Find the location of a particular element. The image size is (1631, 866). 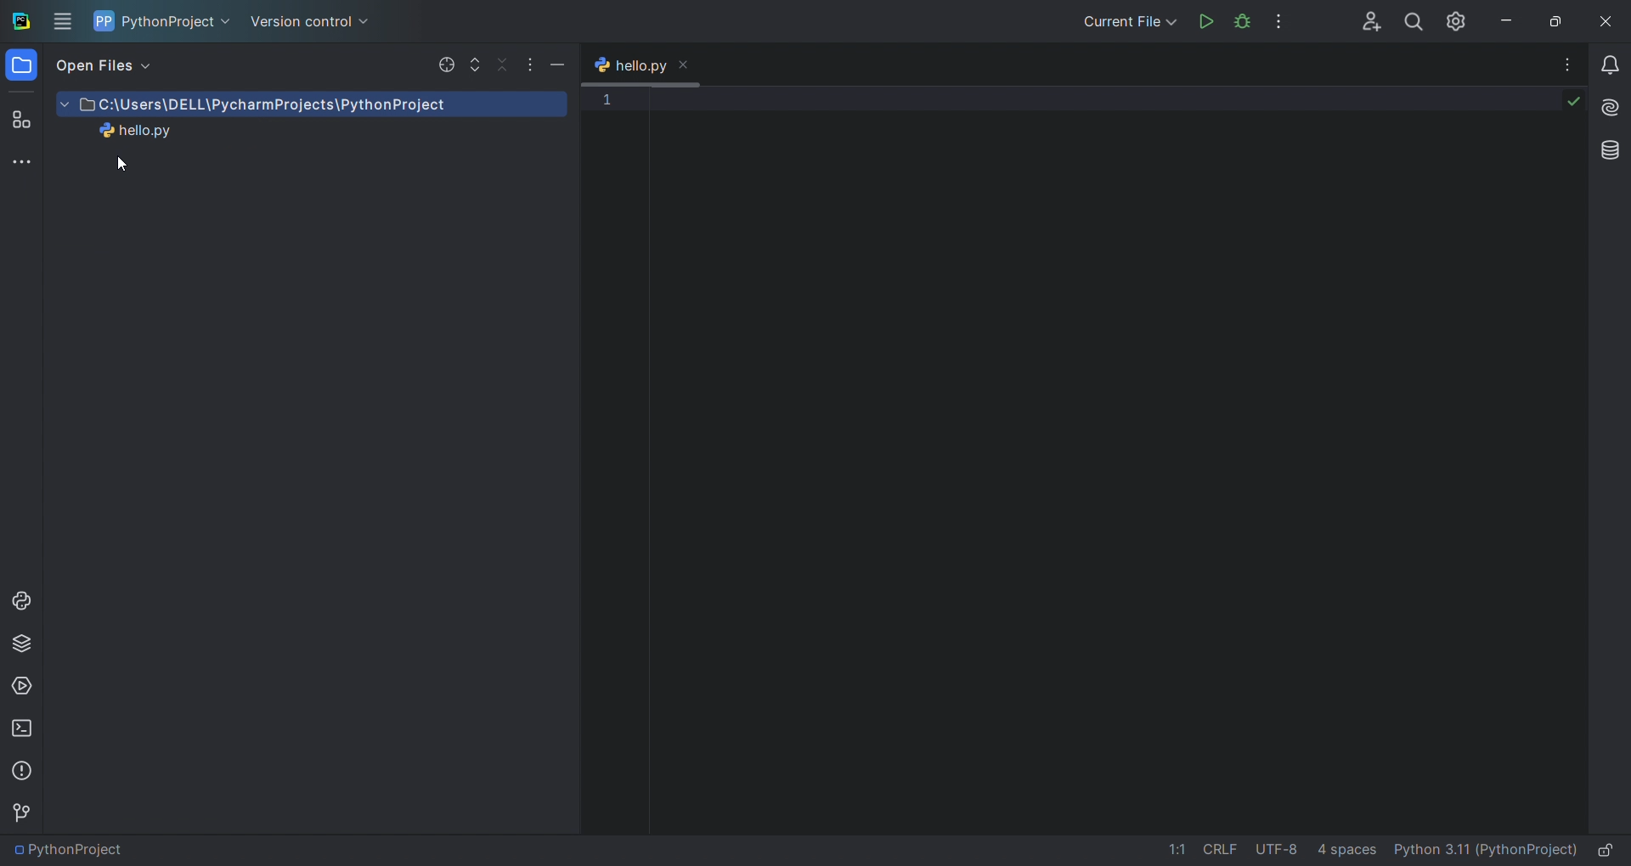

lock is located at coordinates (1611, 848).